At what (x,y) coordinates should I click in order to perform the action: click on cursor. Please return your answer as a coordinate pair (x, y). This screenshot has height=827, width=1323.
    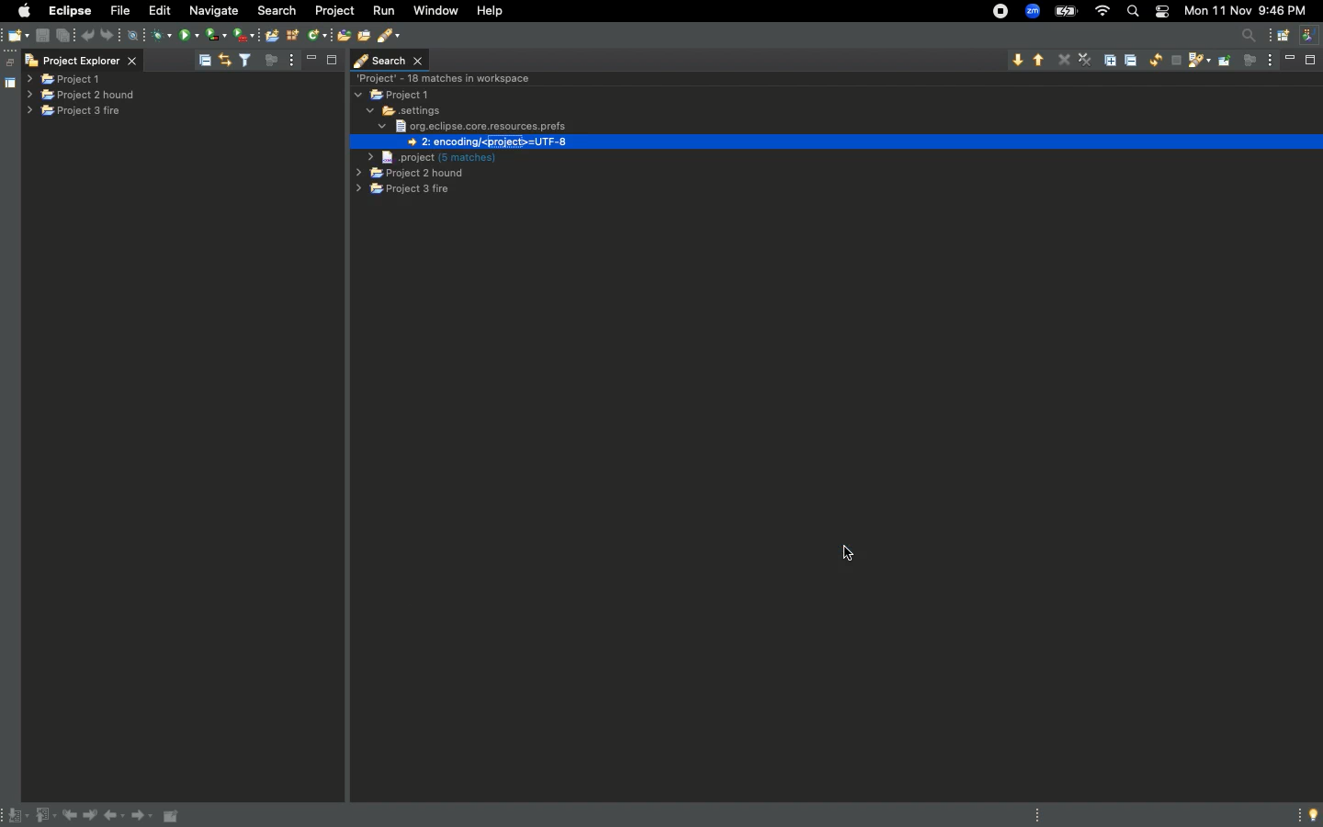
    Looking at the image, I should click on (849, 551).